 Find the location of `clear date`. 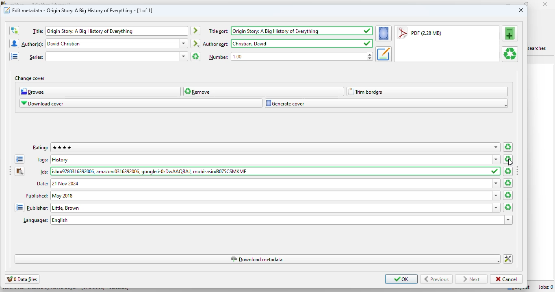

clear date is located at coordinates (508, 183).